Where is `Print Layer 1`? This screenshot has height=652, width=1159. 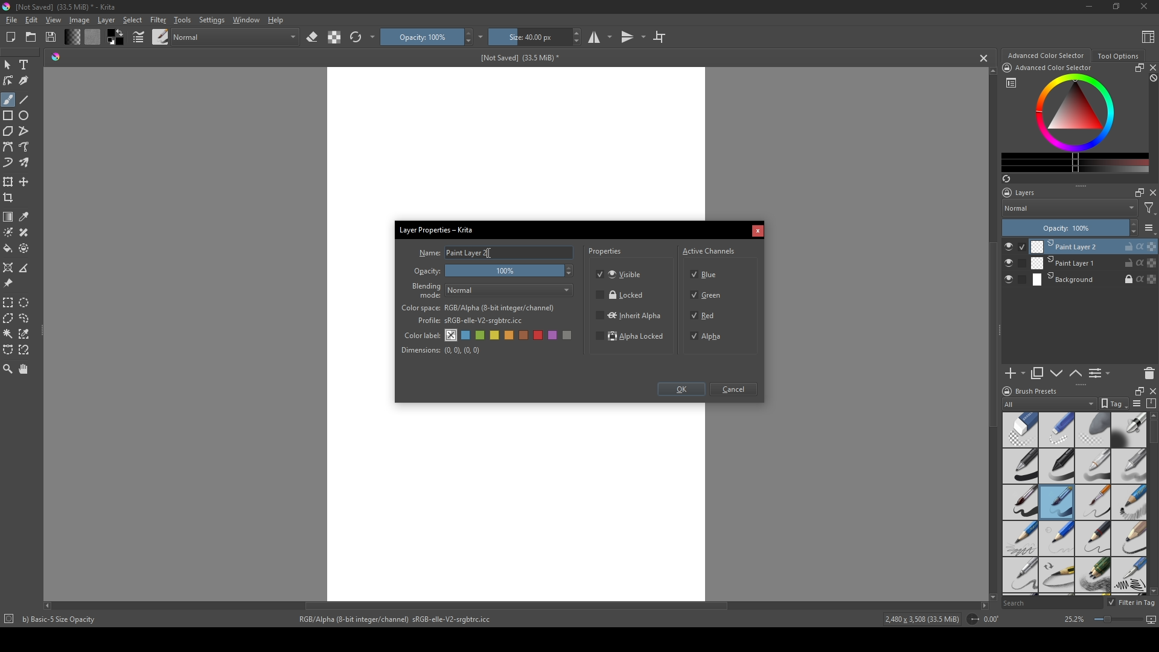
Print Layer 1 is located at coordinates (1094, 264).